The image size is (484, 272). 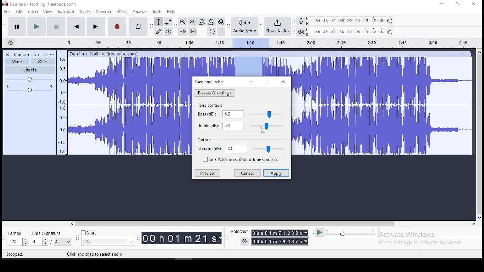 What do you see at coordinates (183, 31) in the screenshot?
I see `trim audio outside selection` at bounding box center [183, 31].